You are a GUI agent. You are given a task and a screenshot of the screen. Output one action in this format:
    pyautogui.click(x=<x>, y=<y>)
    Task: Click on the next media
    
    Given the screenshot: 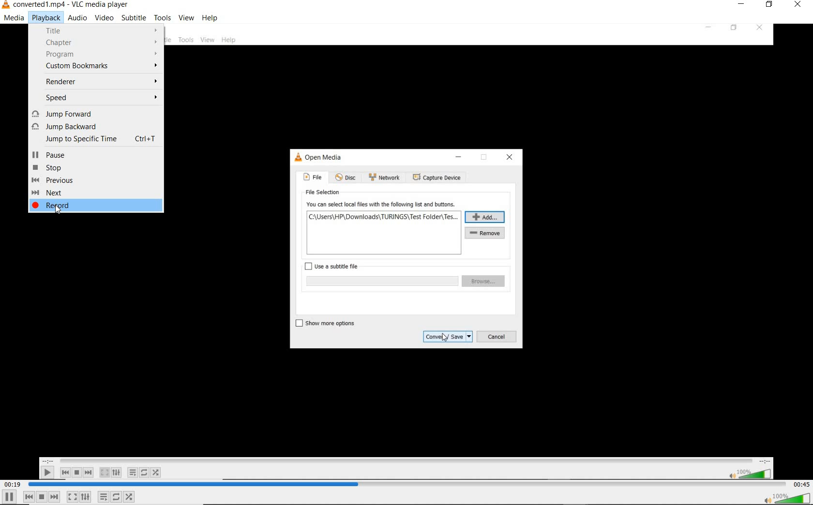 What is the action you would take?
    pyautogui.click(x=54, y=497)
    